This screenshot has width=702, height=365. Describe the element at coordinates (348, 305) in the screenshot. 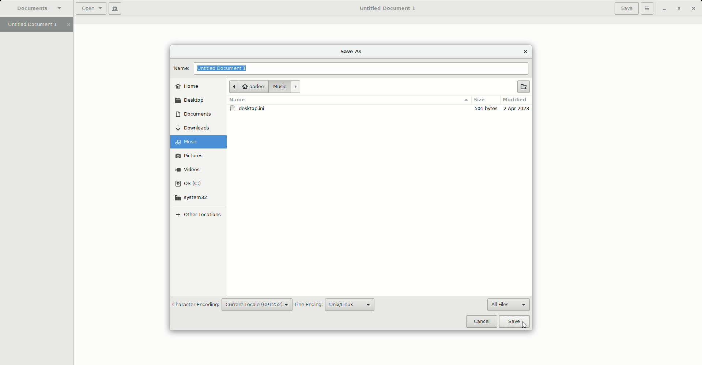

I see `Unix` at that location.